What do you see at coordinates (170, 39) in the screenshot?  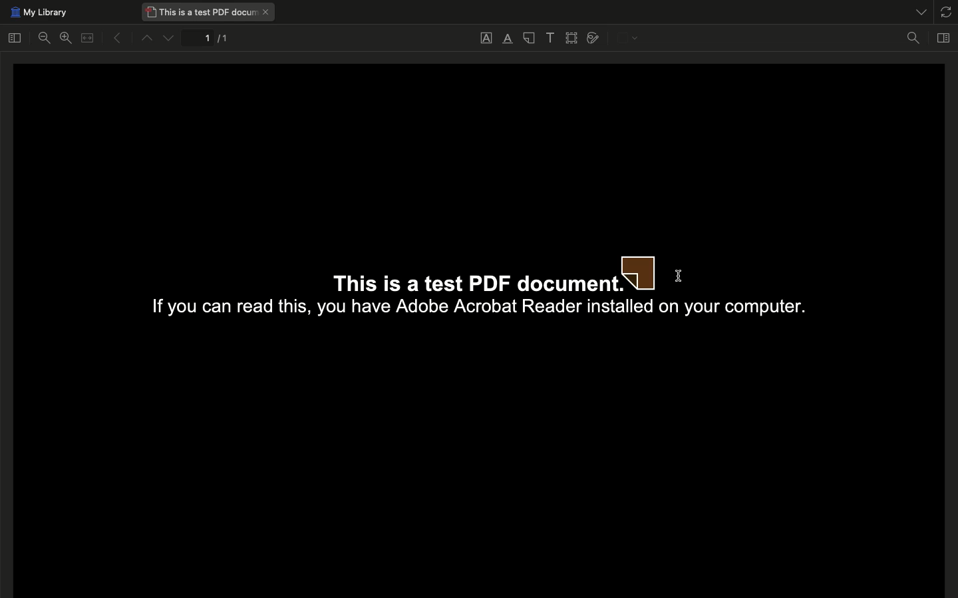 I see `Down` at bounding box center [170, 39].